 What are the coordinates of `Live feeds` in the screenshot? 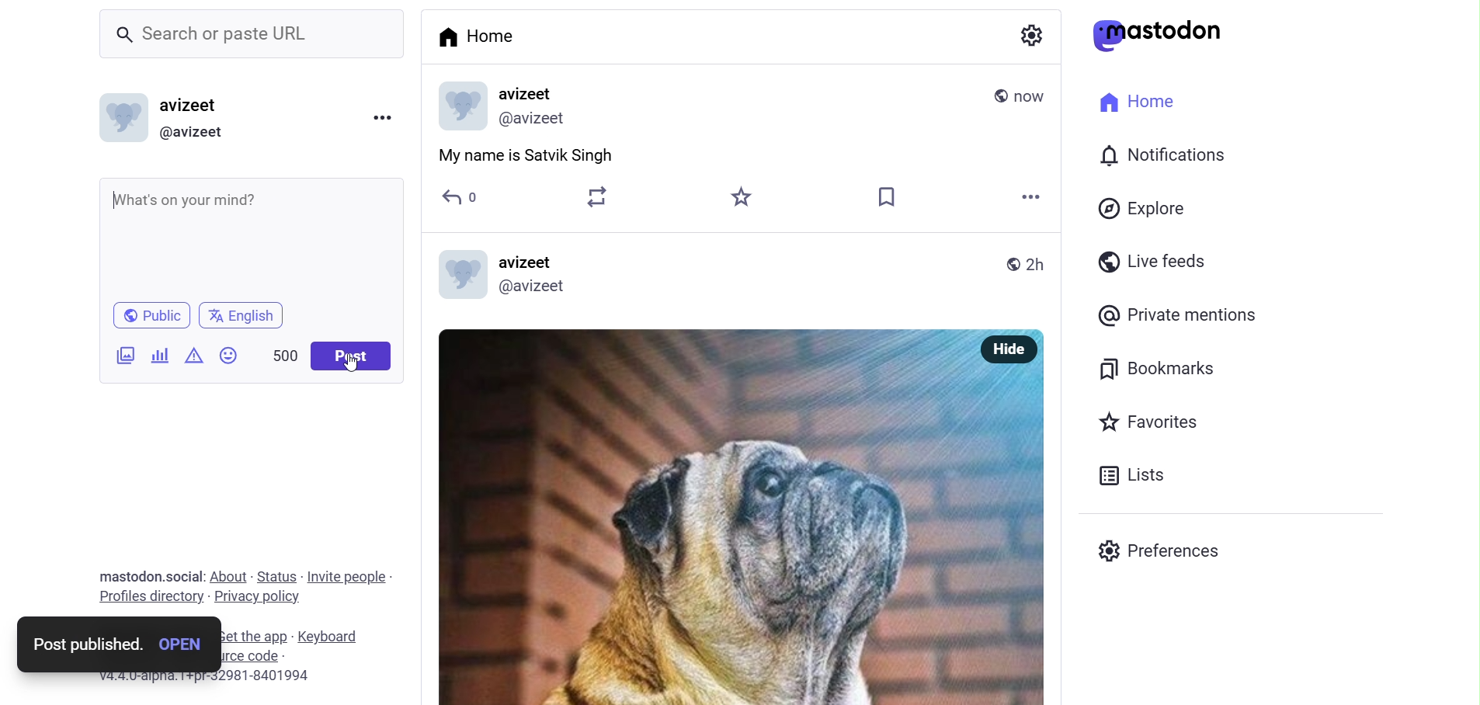 It's located at (1156, 265).